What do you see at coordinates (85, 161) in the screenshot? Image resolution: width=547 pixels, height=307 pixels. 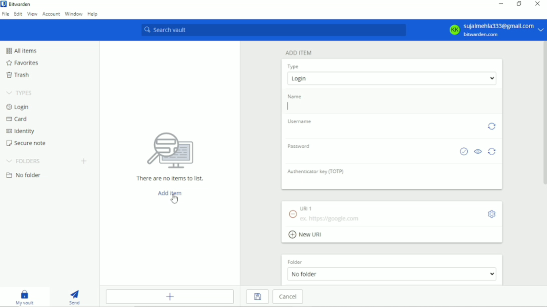 I see `Create folder` at bounding box center [85, 161].